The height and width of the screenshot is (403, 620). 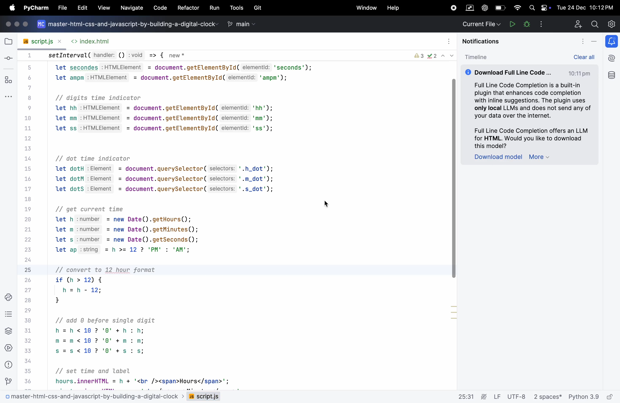 I want to click on Full Line Code Completion is a built-inplugin that enhances code completionwith inline suggestions. The plugin usesonly local LLMs and does not send any ofyour data over the internet.Full Line Code Completion offers an LLMfor HTML. Would you like to download this model?, so click(x=528, y=114).